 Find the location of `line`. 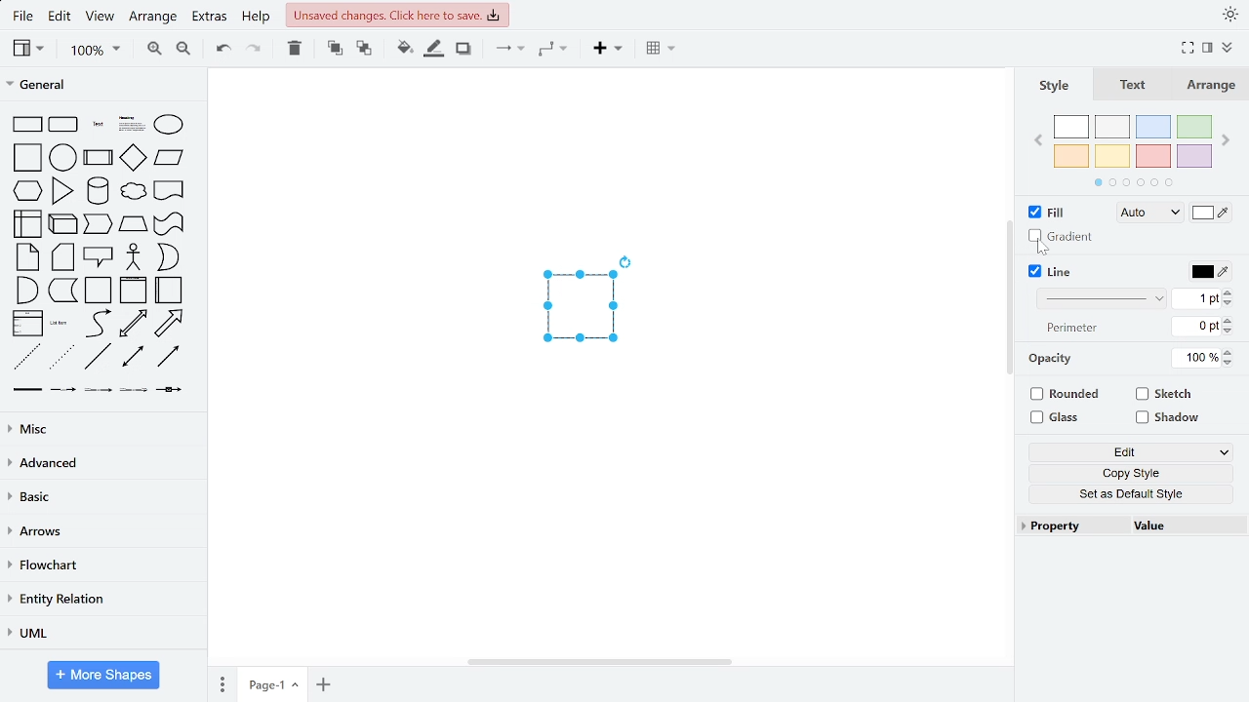

line is located at coordinates (1056, 272).